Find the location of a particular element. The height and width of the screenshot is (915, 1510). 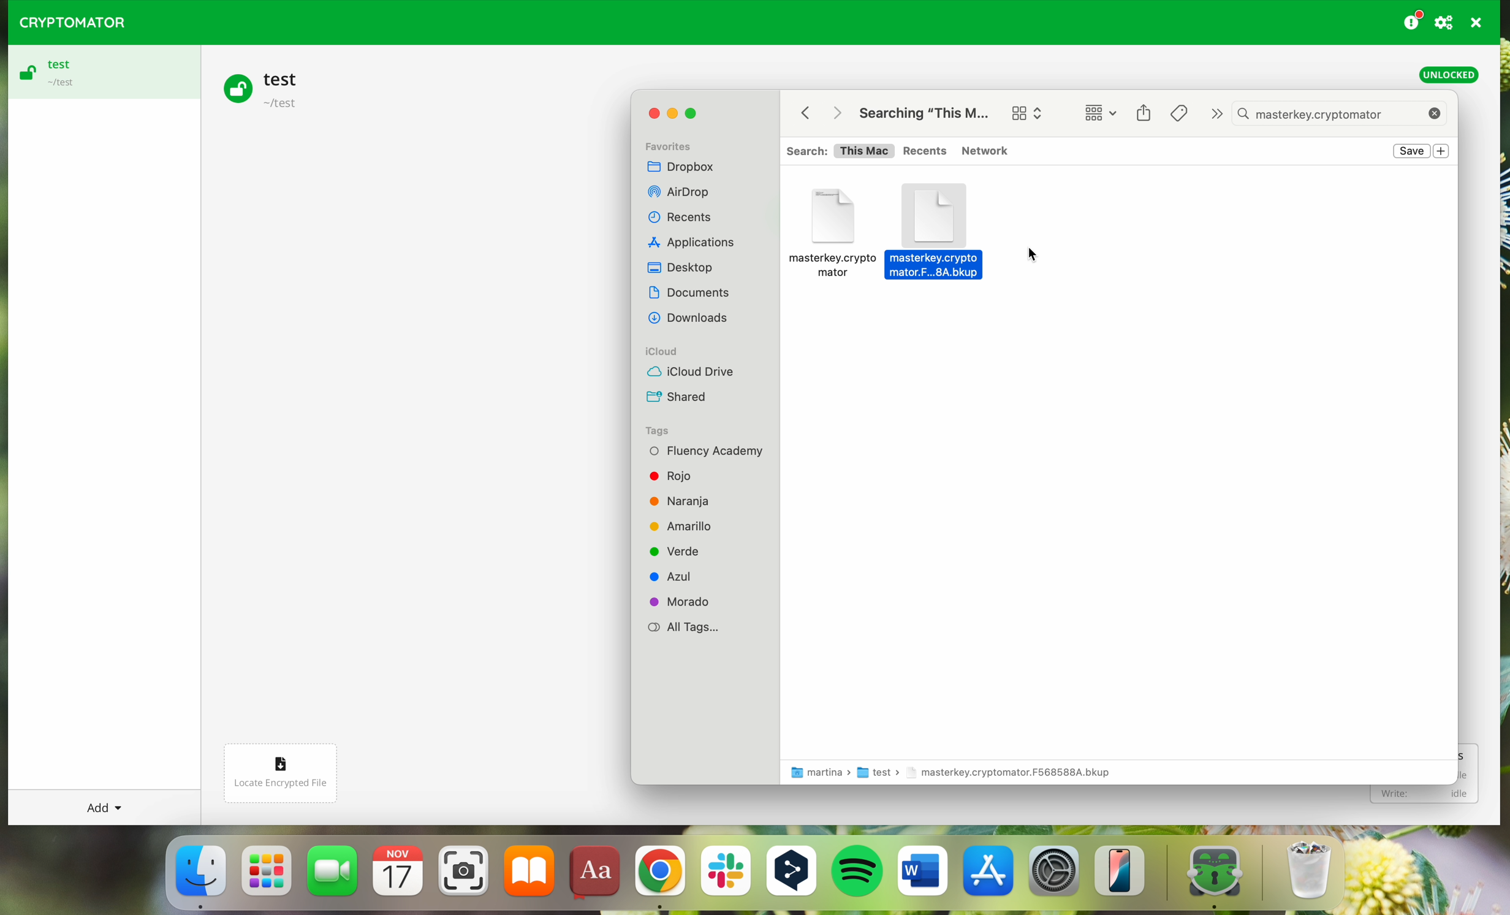

 is located at coordinates (689, 191).